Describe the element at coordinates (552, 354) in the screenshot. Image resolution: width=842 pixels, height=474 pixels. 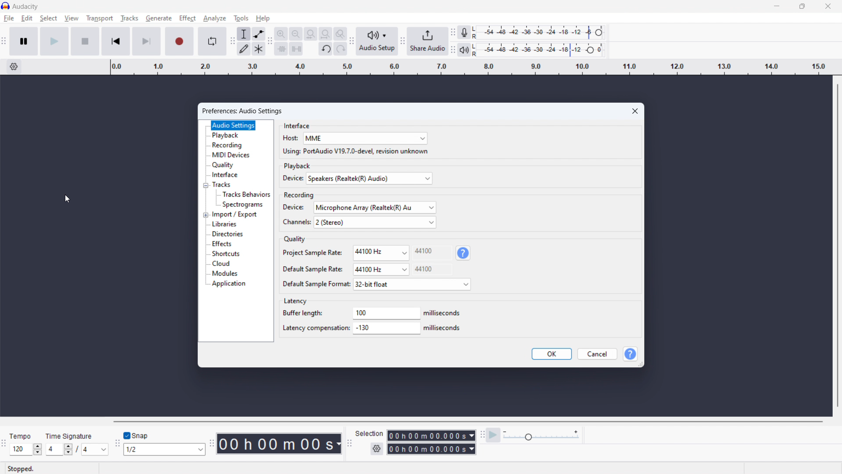
I see `ok` at that location.